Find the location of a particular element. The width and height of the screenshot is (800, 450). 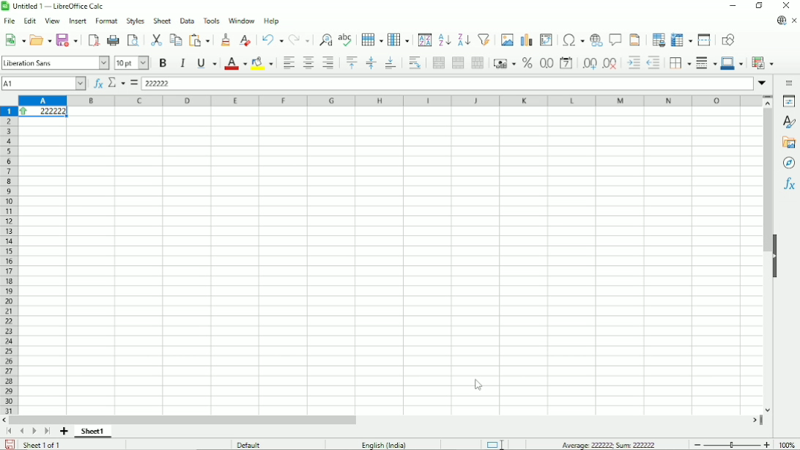

Insert is located at coordinates (76, 21).